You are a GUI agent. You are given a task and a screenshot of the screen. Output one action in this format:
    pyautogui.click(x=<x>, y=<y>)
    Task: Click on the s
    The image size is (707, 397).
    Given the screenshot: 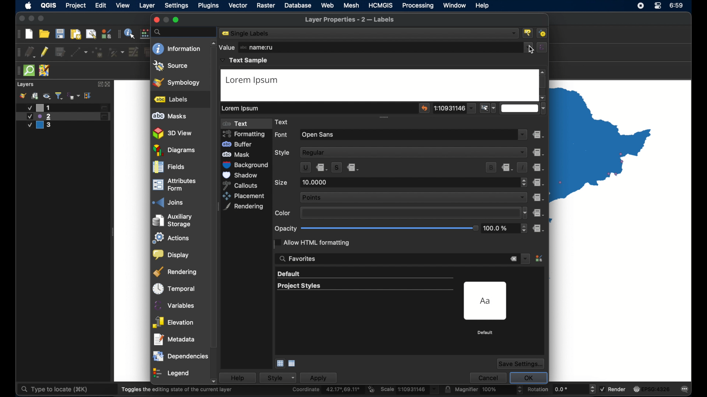 What is the action you would take?
    pyautogui.click(x=337, y=167)
    